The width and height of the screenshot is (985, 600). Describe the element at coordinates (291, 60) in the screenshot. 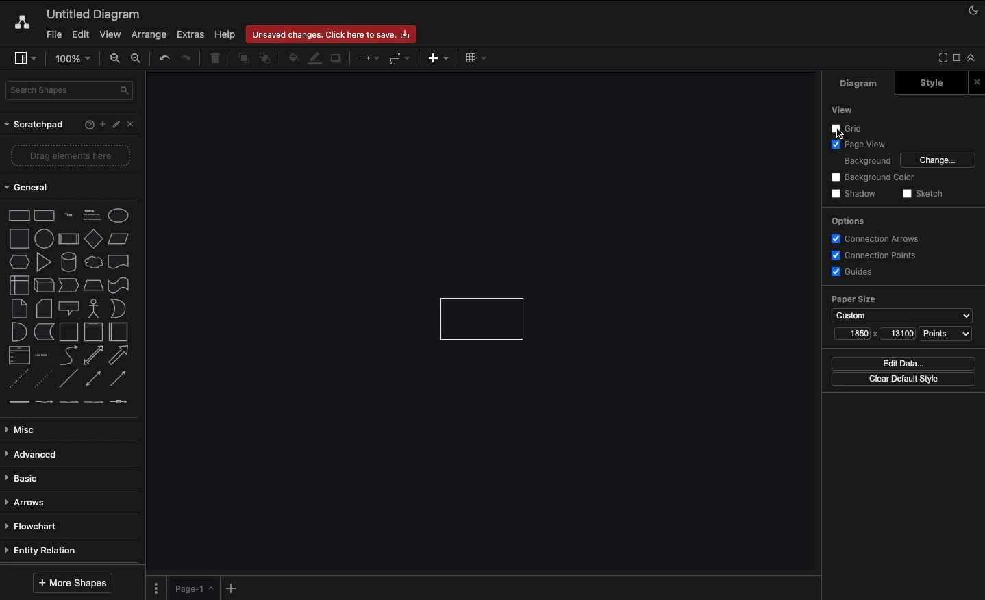

I see `Fill color` at that location.